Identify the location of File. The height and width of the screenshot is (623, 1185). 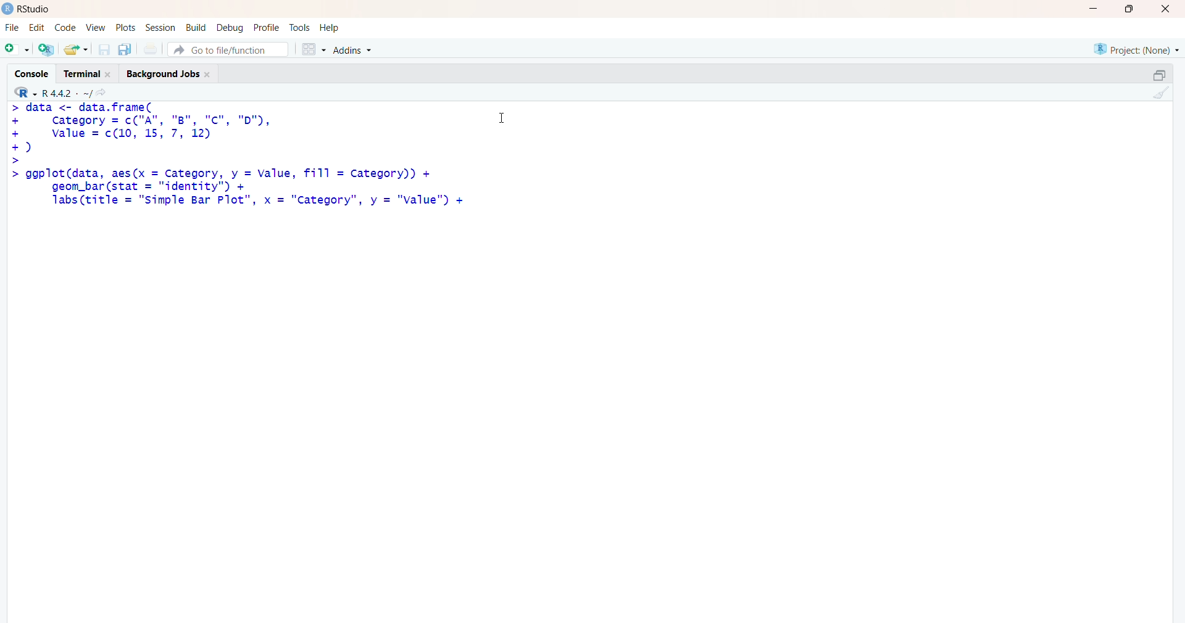
(12, 28).